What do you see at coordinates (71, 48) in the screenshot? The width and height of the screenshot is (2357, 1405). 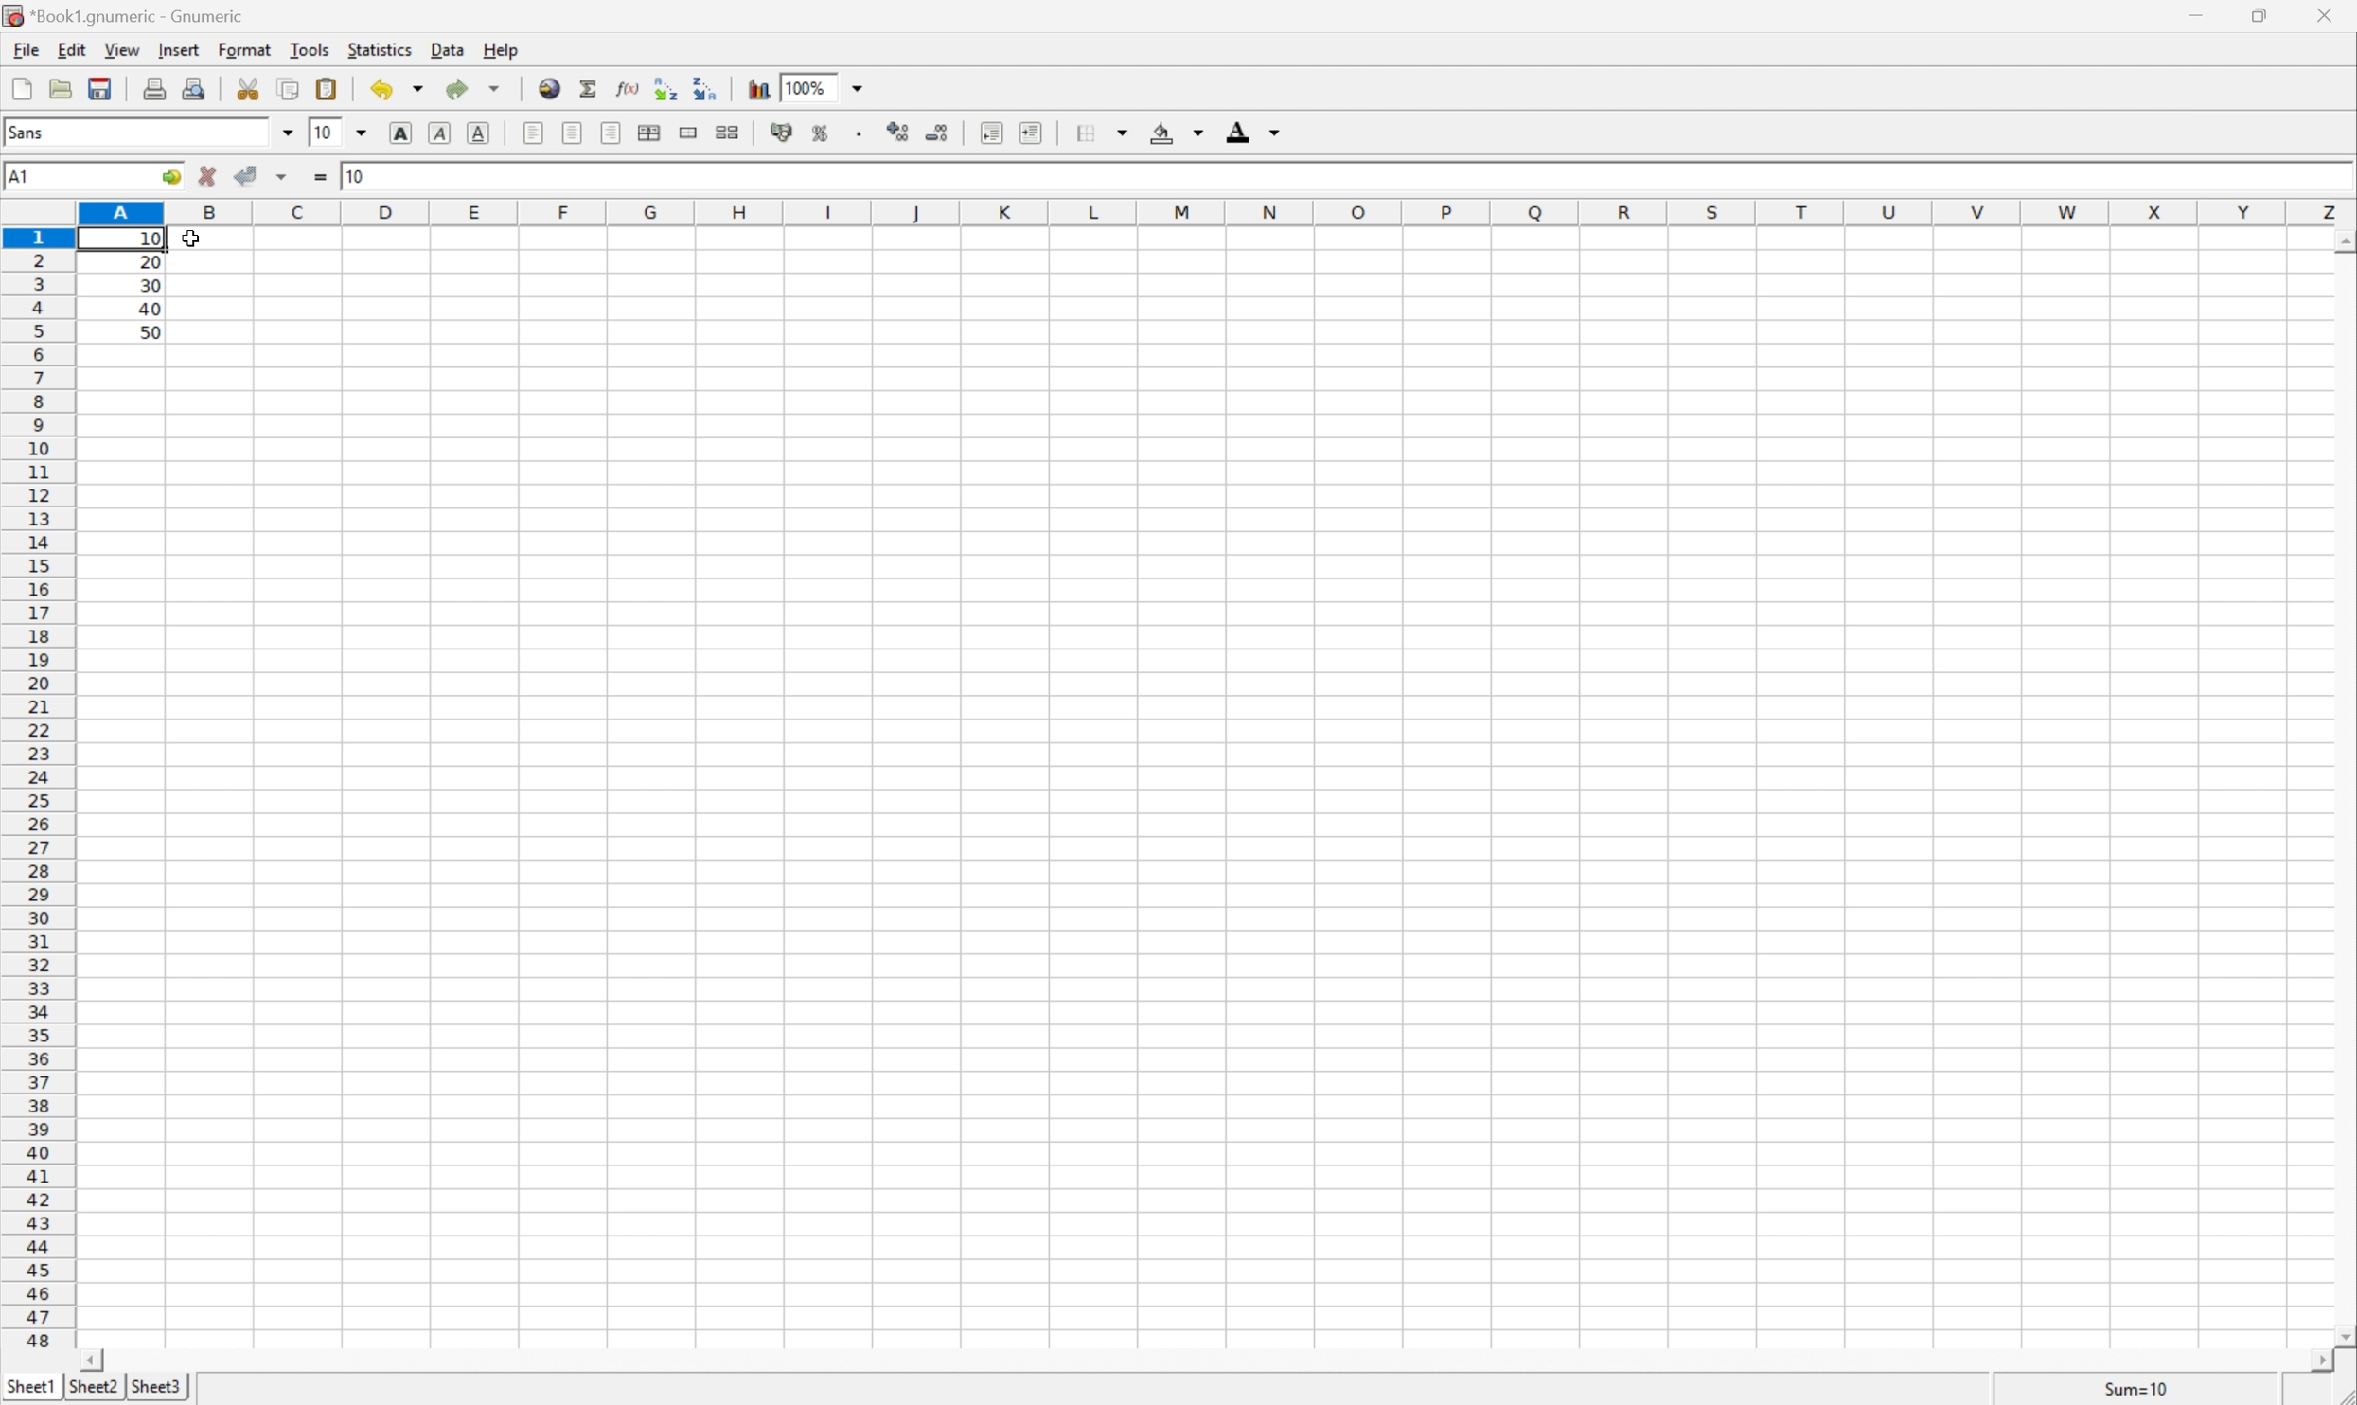 I see `Edit` at bounding box center [71, 48].